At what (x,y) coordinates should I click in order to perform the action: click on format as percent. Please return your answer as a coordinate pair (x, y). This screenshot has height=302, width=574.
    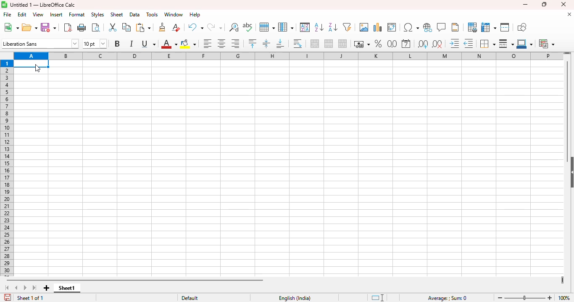
    Looking at the image, I should click on (378, 44).